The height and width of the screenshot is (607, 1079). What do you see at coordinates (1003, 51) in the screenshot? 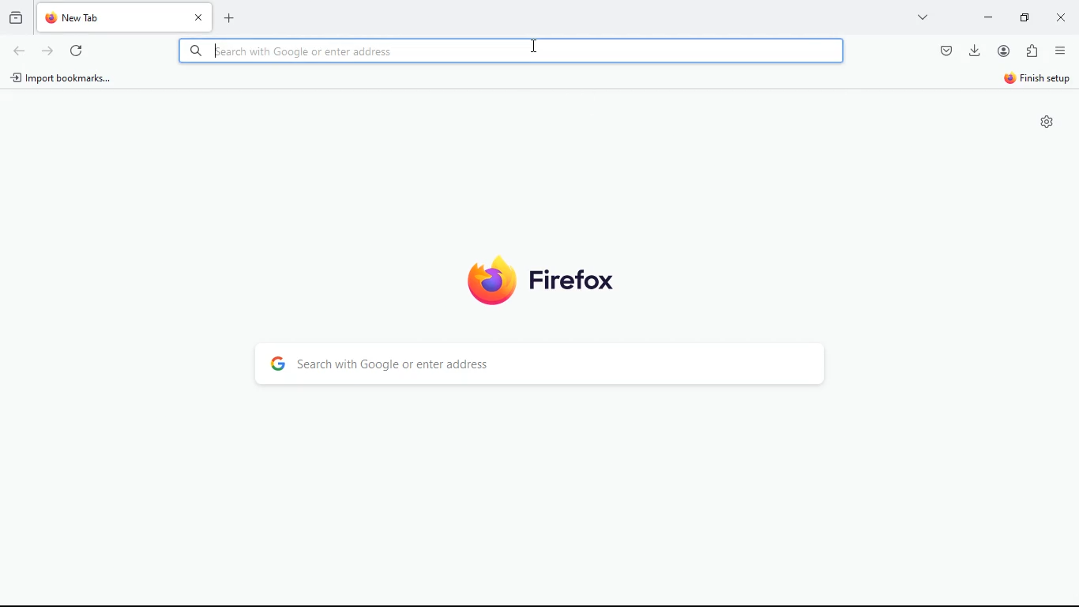
I see `profile` at bounding box center [1003, 51].